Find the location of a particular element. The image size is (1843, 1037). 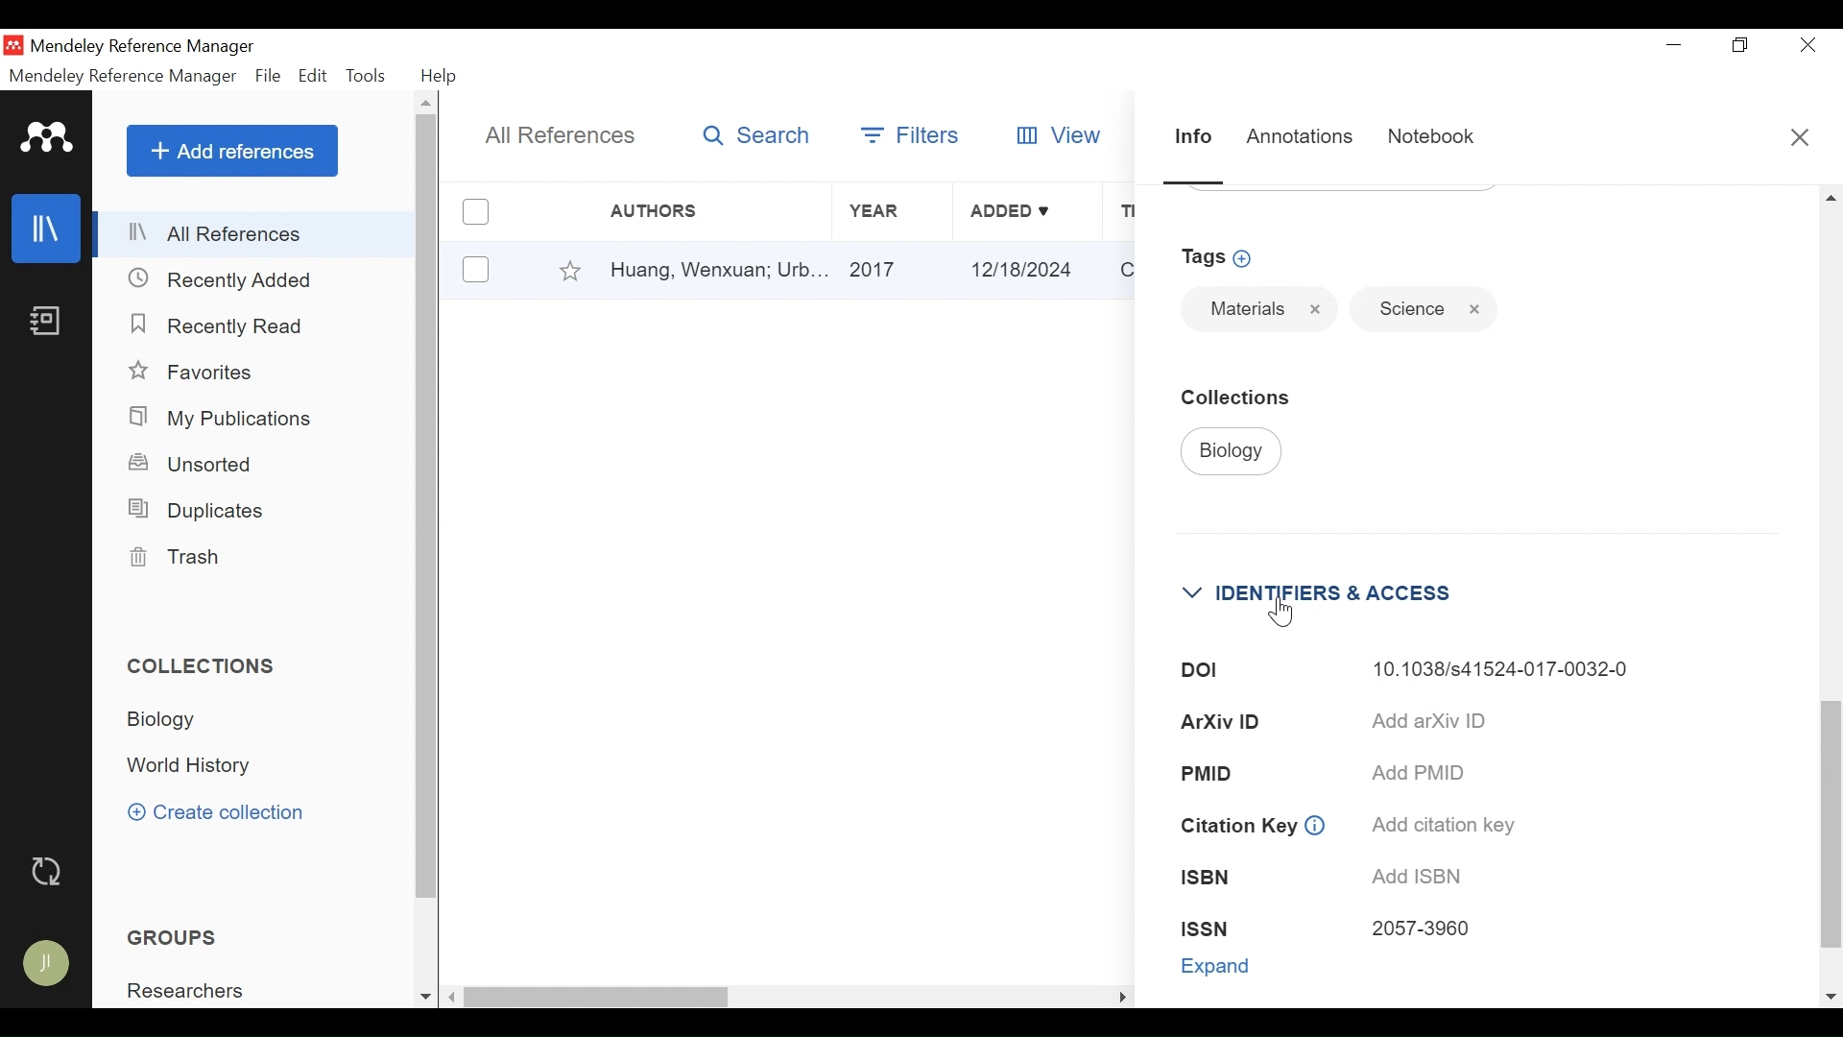

Added is located at coordinates (1027, 211).